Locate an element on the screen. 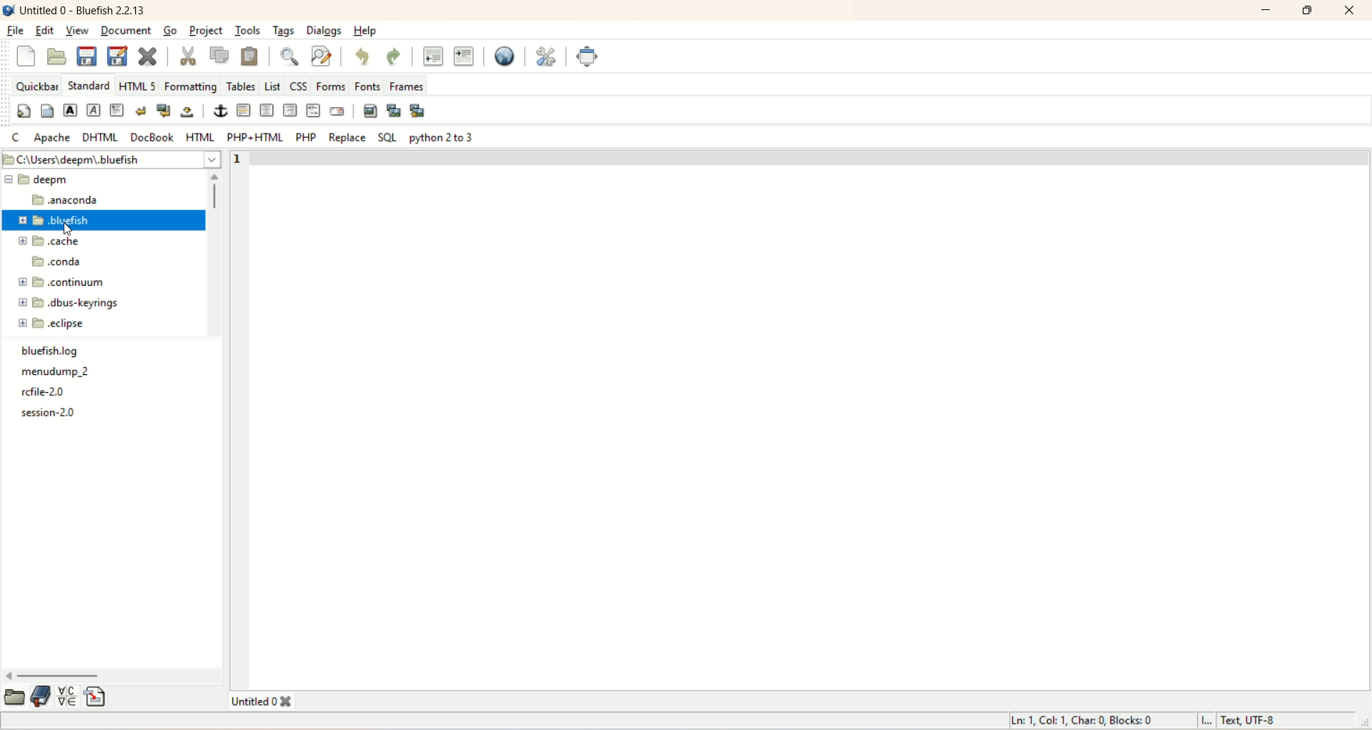 Image resolution: width=1372 pixels, height=730 pixels. forms is located at coordinates (330, 87).